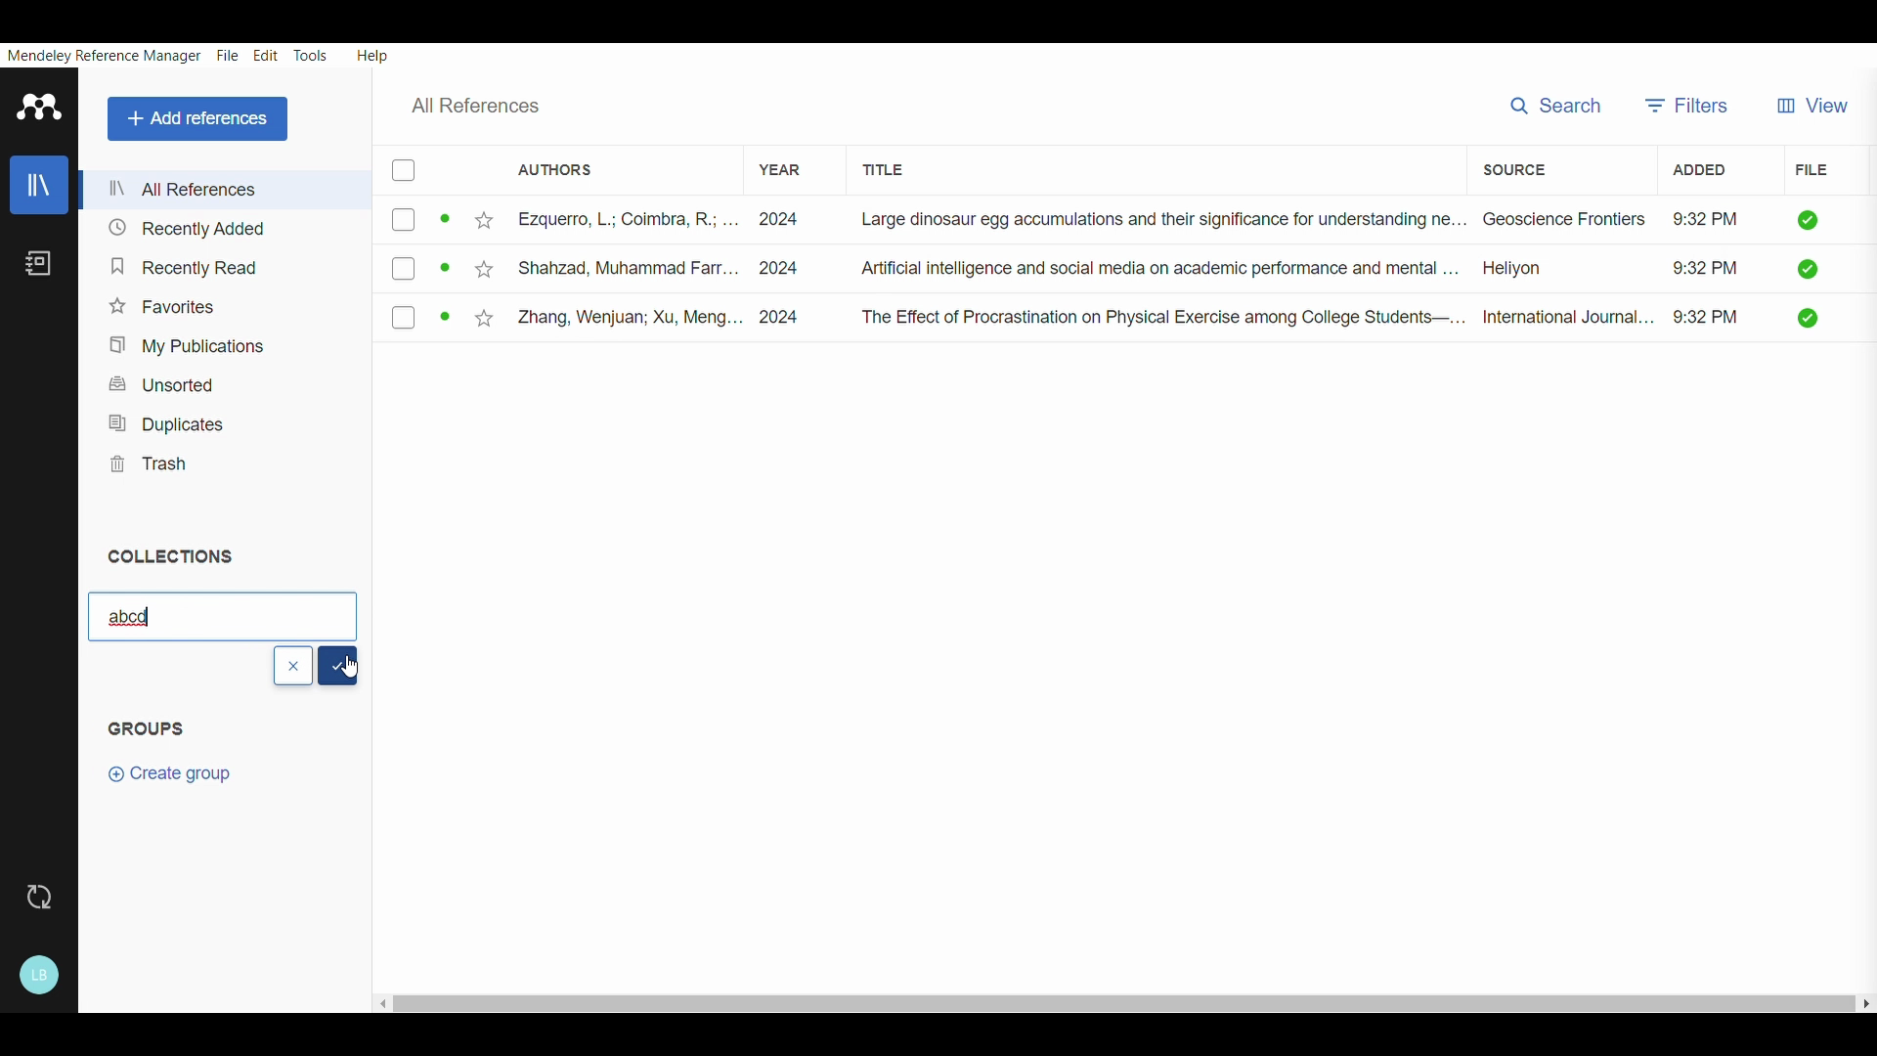 This screenshot has height=1056, width=1877. What do you see at coordinates (170, 384) in the screenshot?
I see `Unsorted` at bounding box center [170, 384].